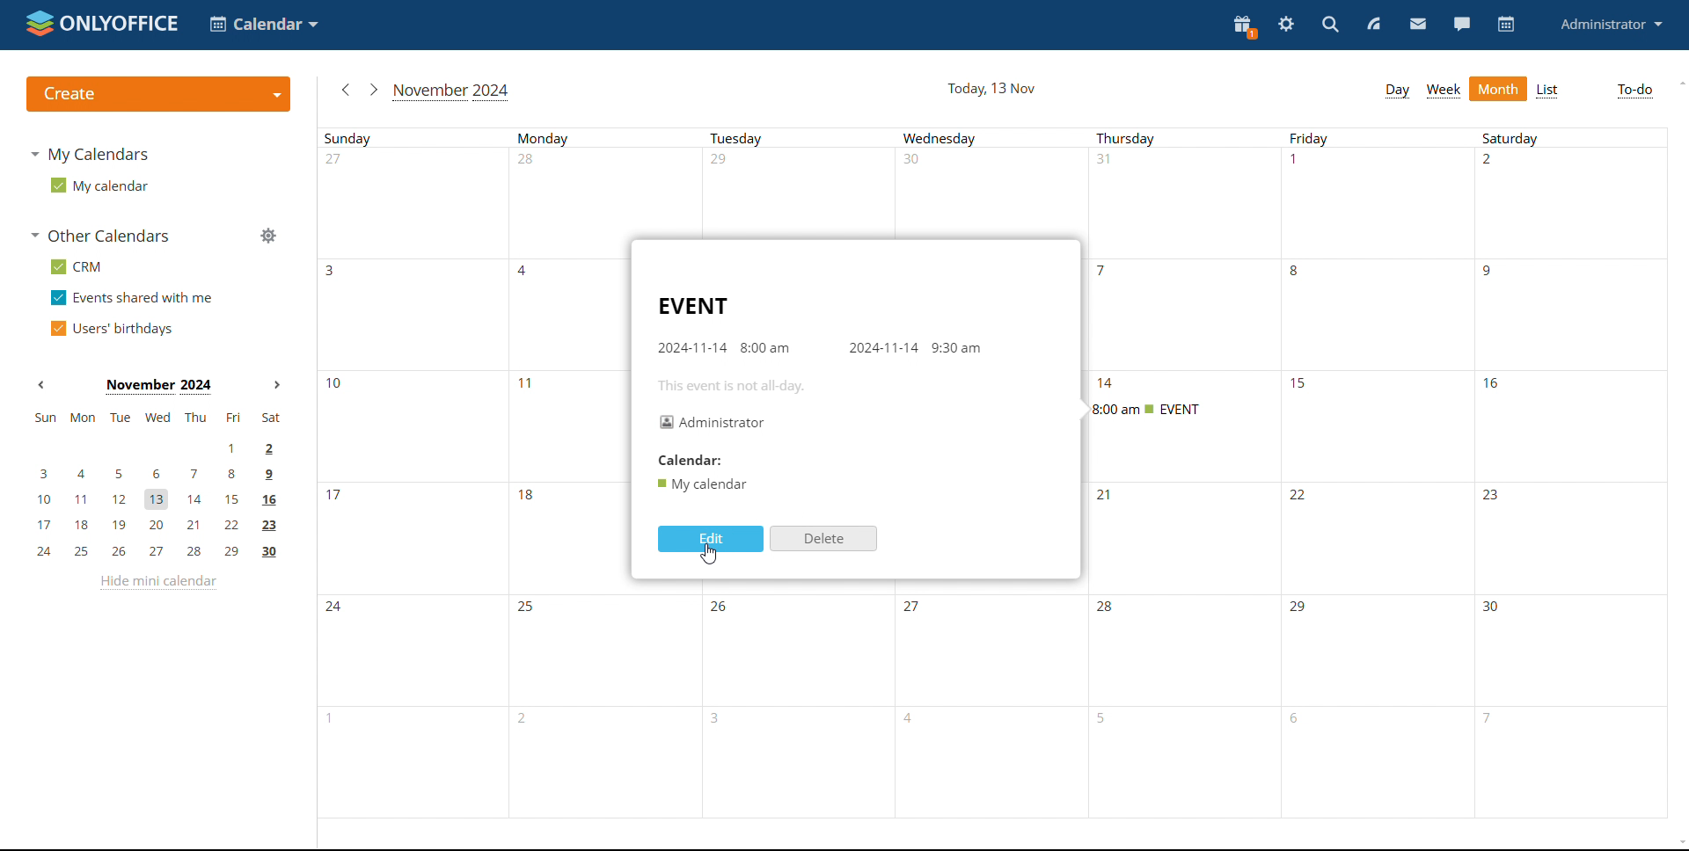  What do you see at coordinates (1382, 306) in the screenshot?
I see `thursday` at bounding box center [1382, 306].